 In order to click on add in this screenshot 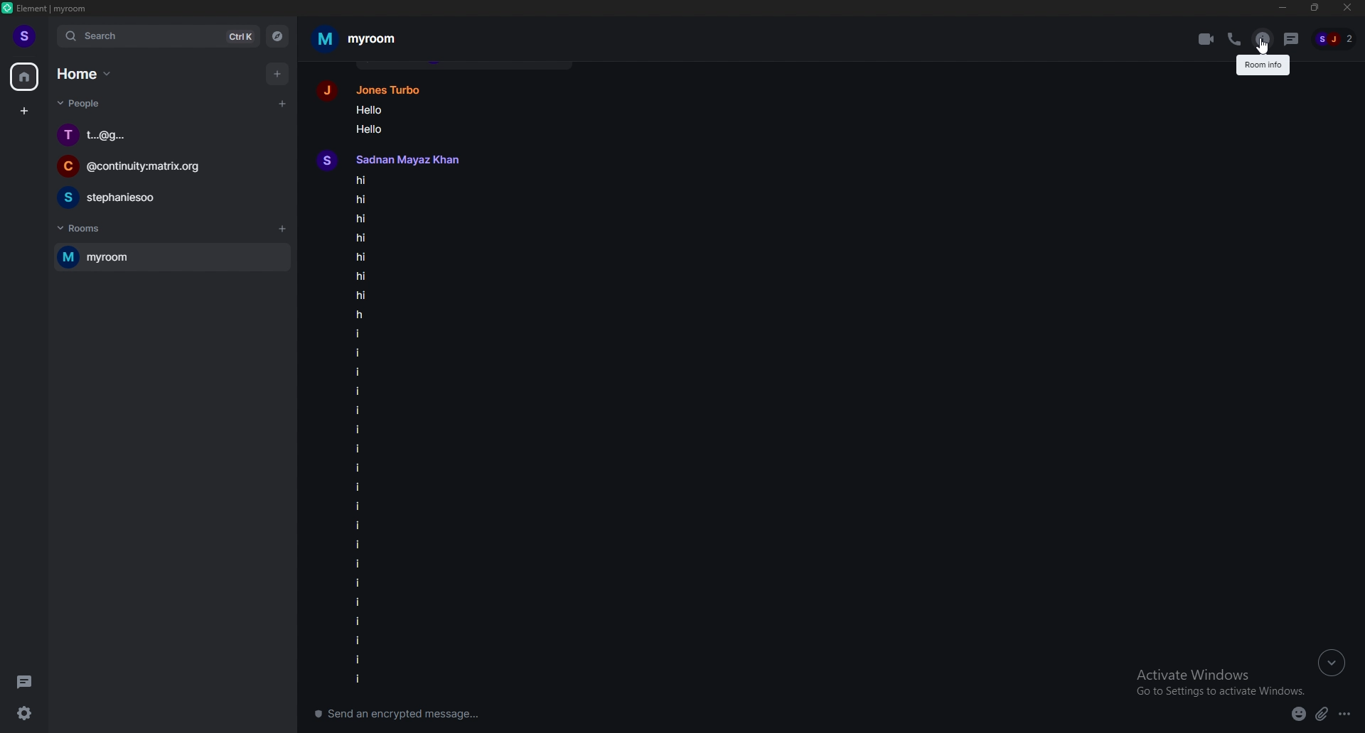, I will do `click(278, 75)`.